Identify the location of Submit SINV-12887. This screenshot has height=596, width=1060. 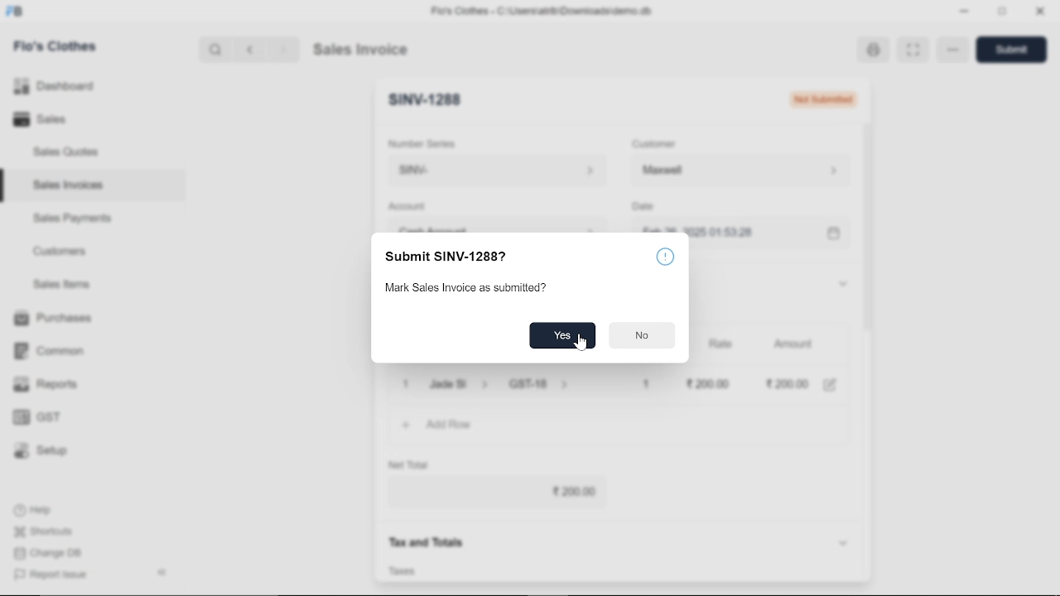
(449, 257).